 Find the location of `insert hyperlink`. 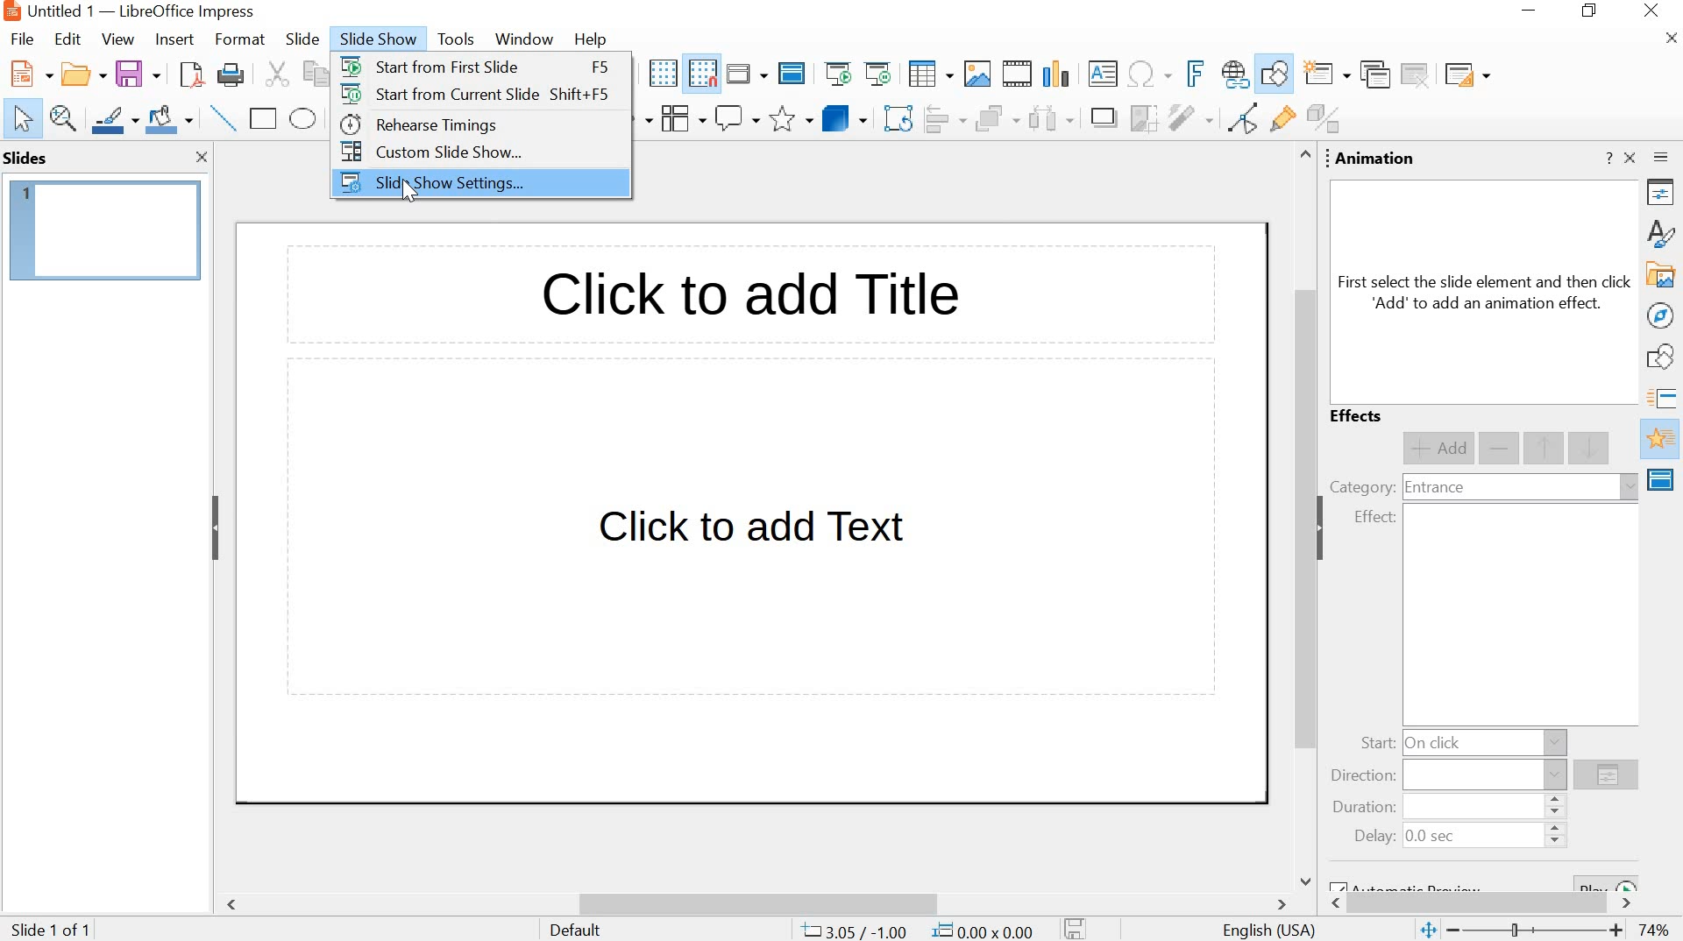

insert hyperlink is located at coordinates (1233, 75).